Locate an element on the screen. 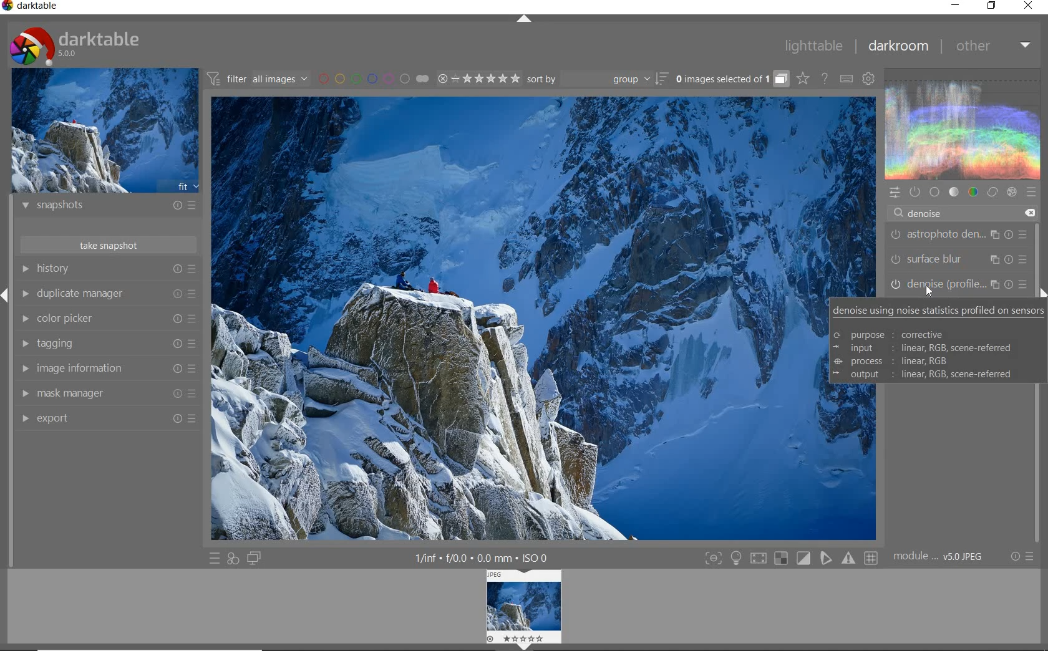  sort is located at coordinates (597, 79).